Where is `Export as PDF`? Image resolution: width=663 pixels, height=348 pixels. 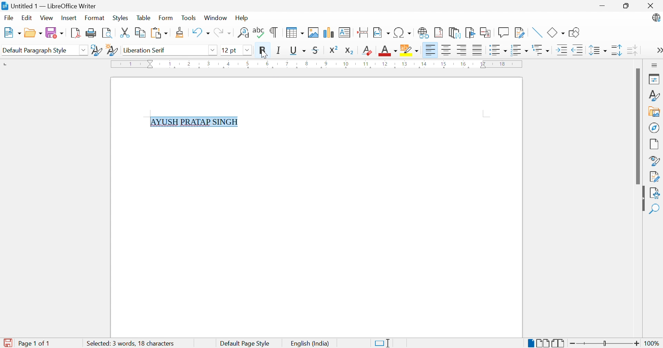
Export as PDF is located at coordinates (75, 33).